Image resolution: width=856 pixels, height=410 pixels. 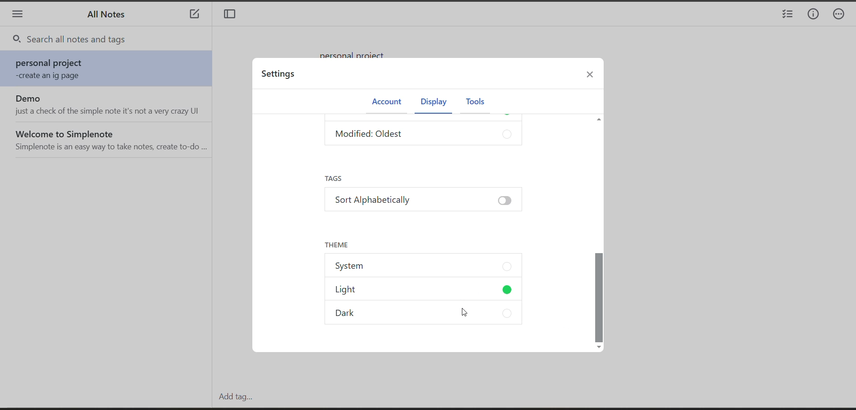 I want to click on all notes, so click(x=110, y=17).